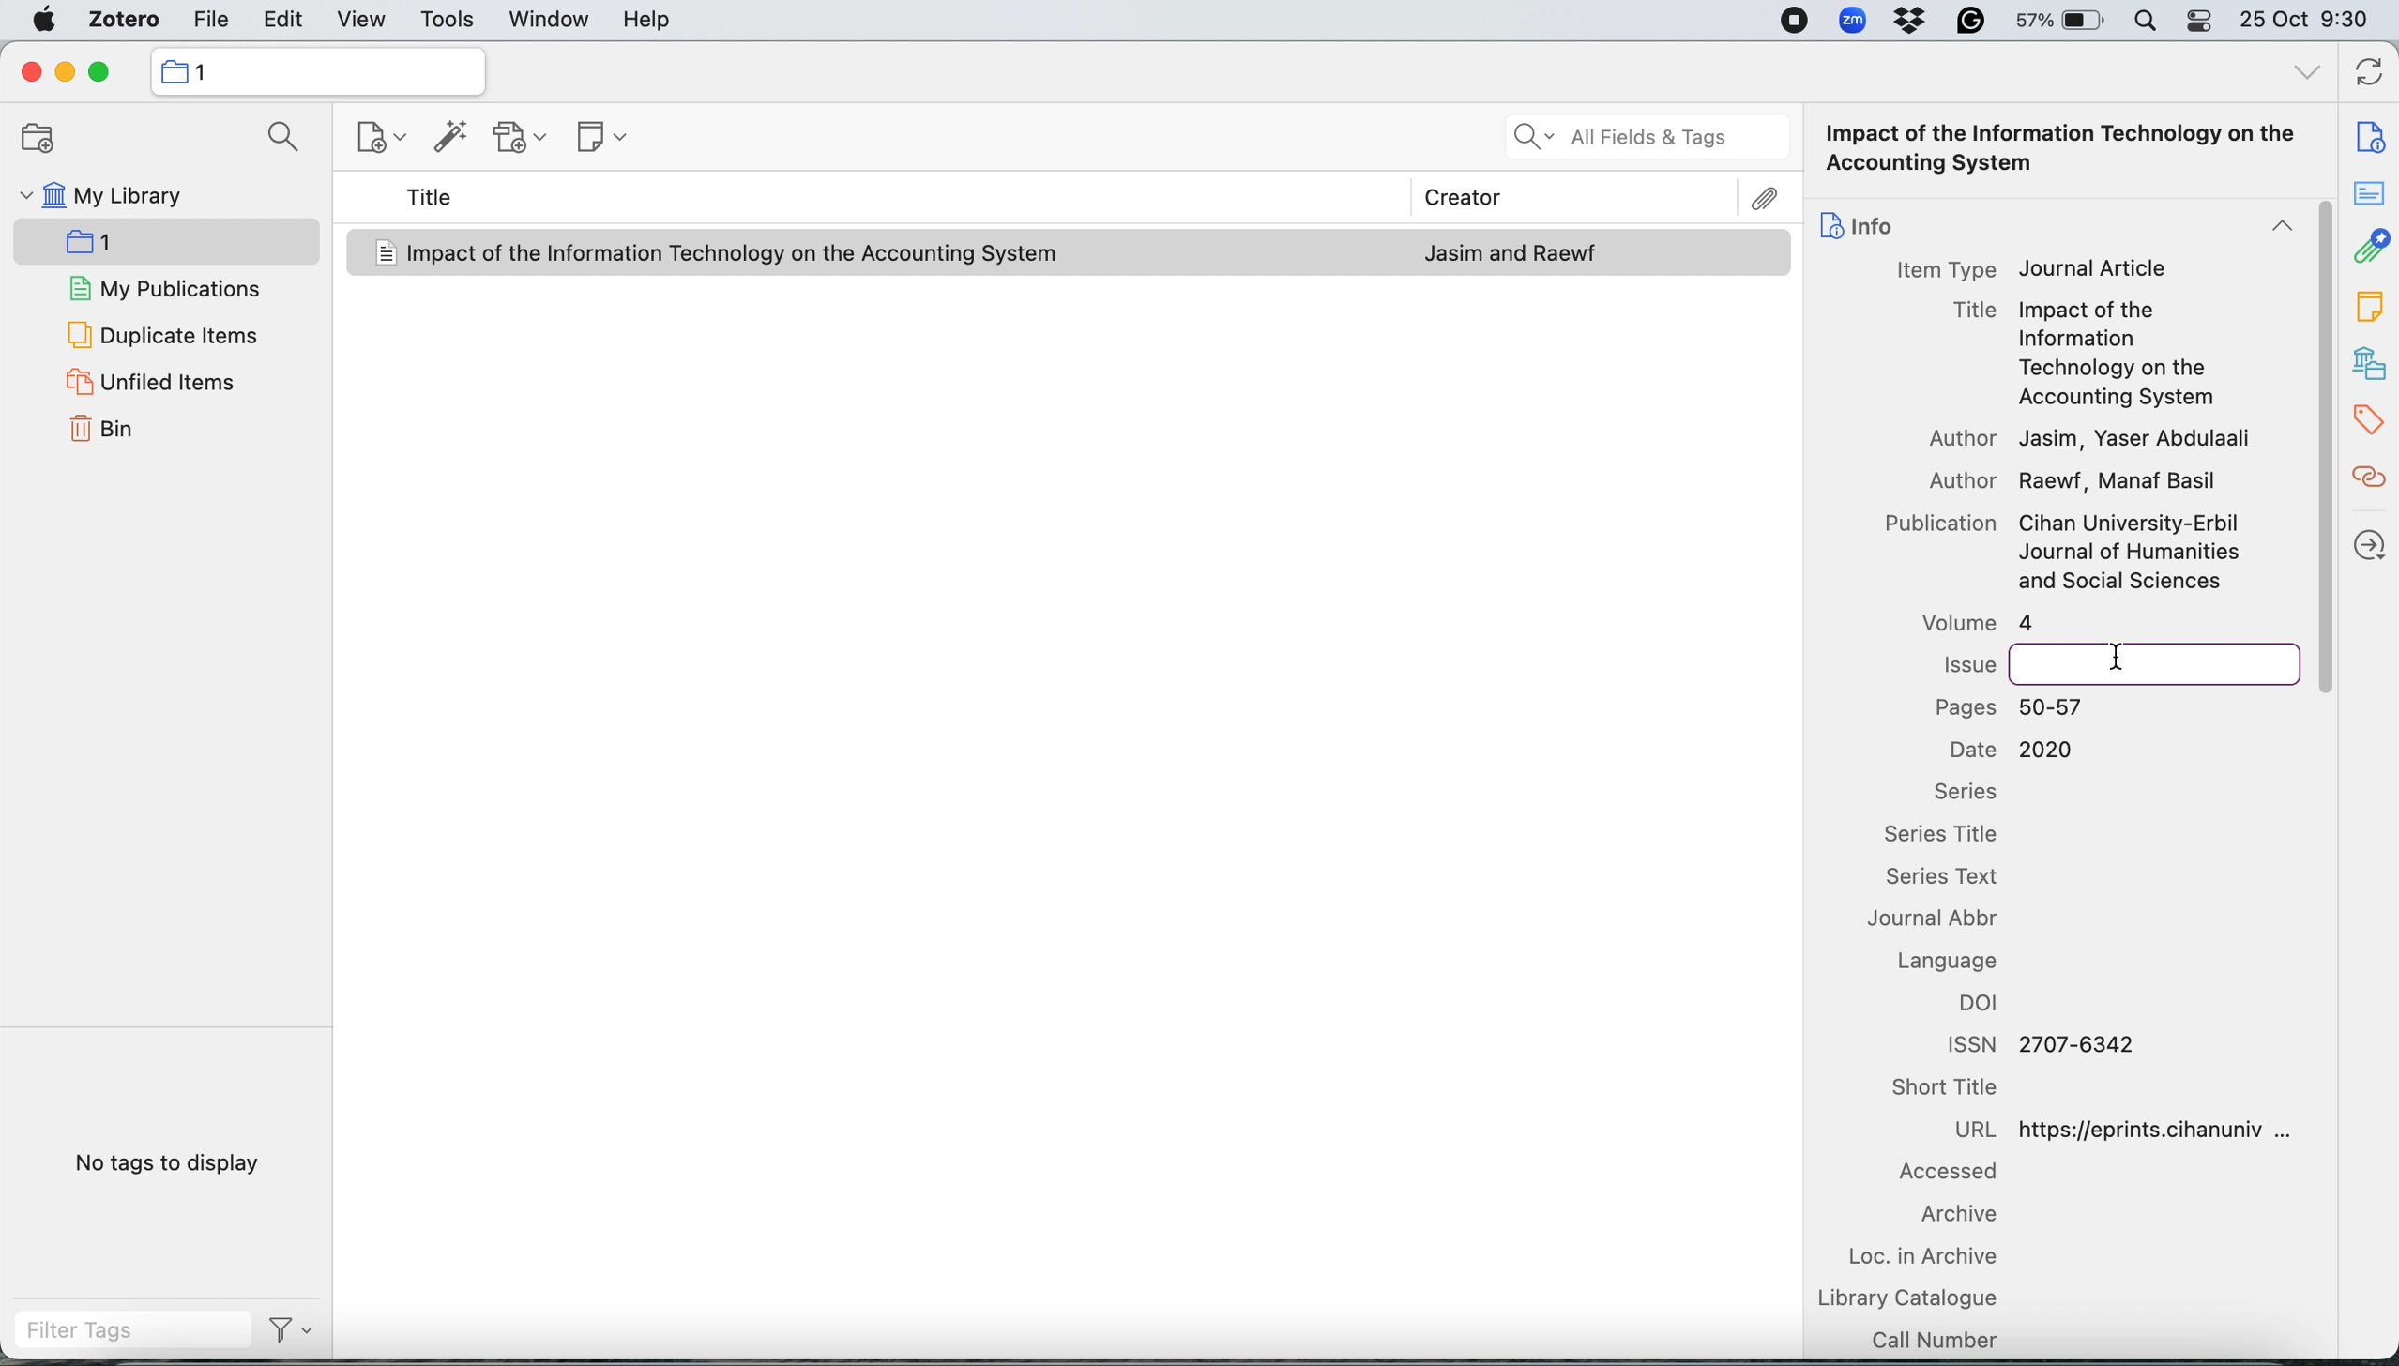 The width and height of the screenshot is (2399, 1366). What do you see at coordinates (65, 70) in the screenshot?
I see `minimise` at bounding box center [65, 70].